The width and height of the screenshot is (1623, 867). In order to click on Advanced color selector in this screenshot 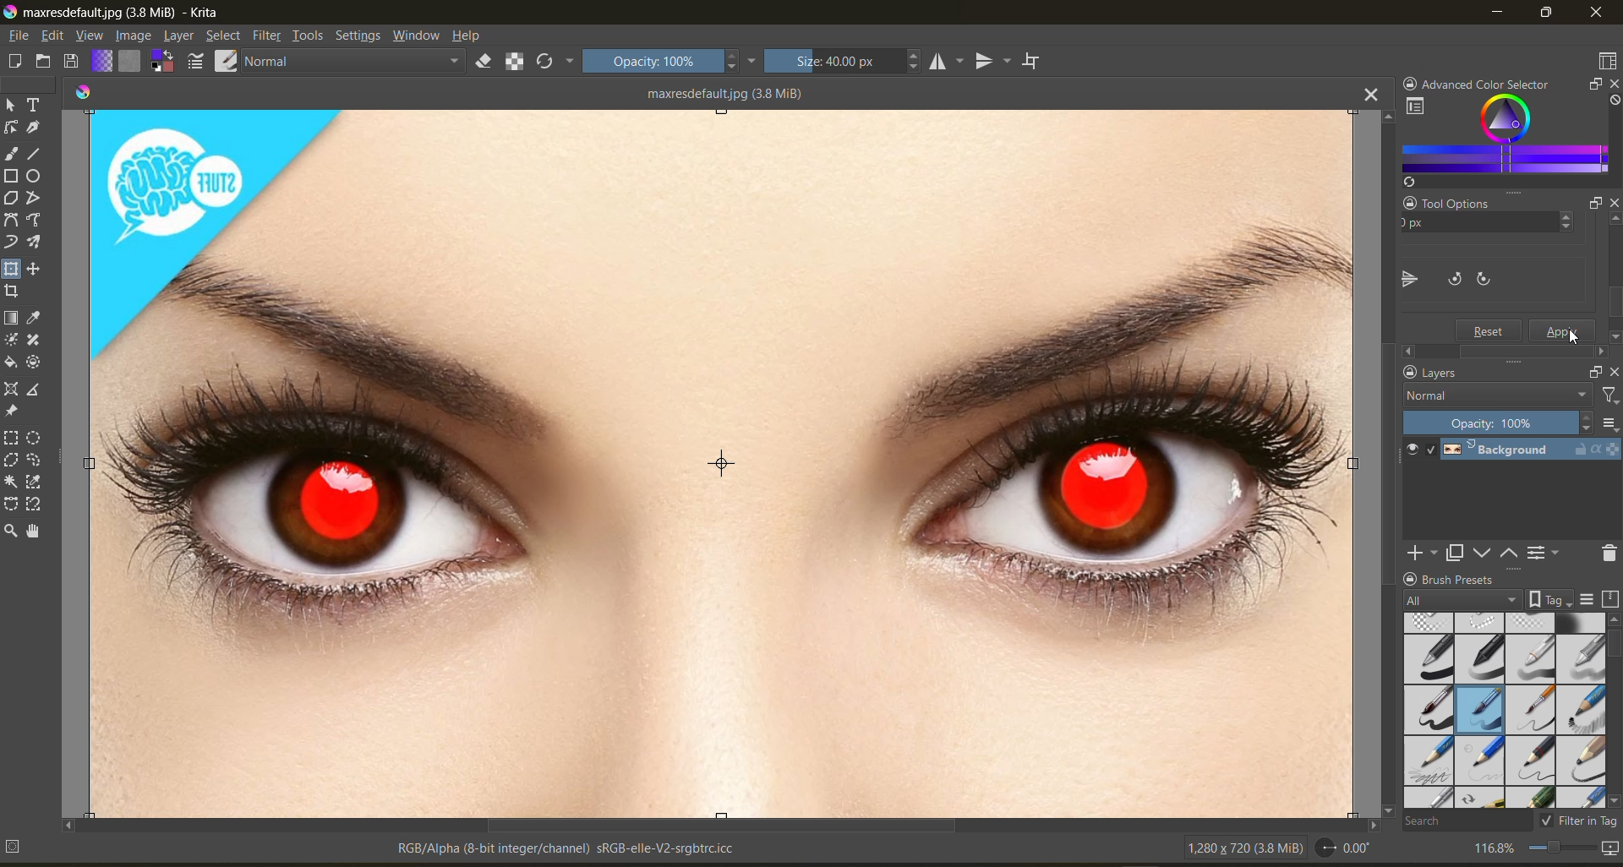, I will do `click(1492, 80)`.